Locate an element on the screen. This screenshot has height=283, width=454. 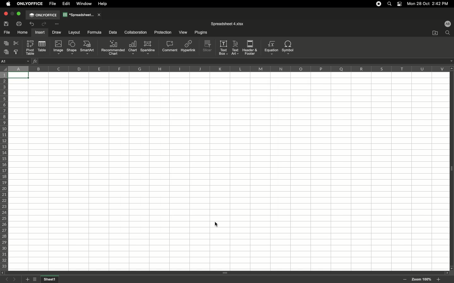
Apple logo is located at coordinates (9, 3).